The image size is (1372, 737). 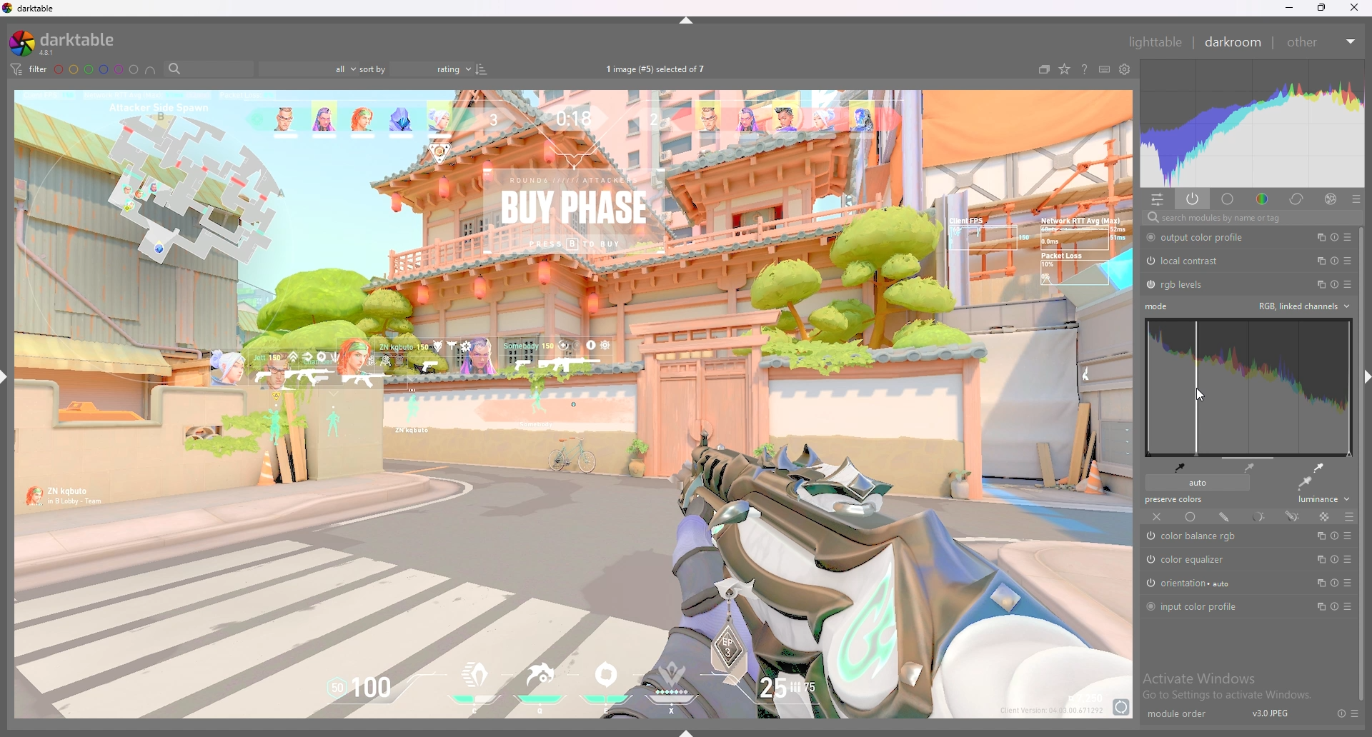 What do you see at coordinates (415, 69) in the screenshot?
I see `sort by` at bounding box center [415, 69].